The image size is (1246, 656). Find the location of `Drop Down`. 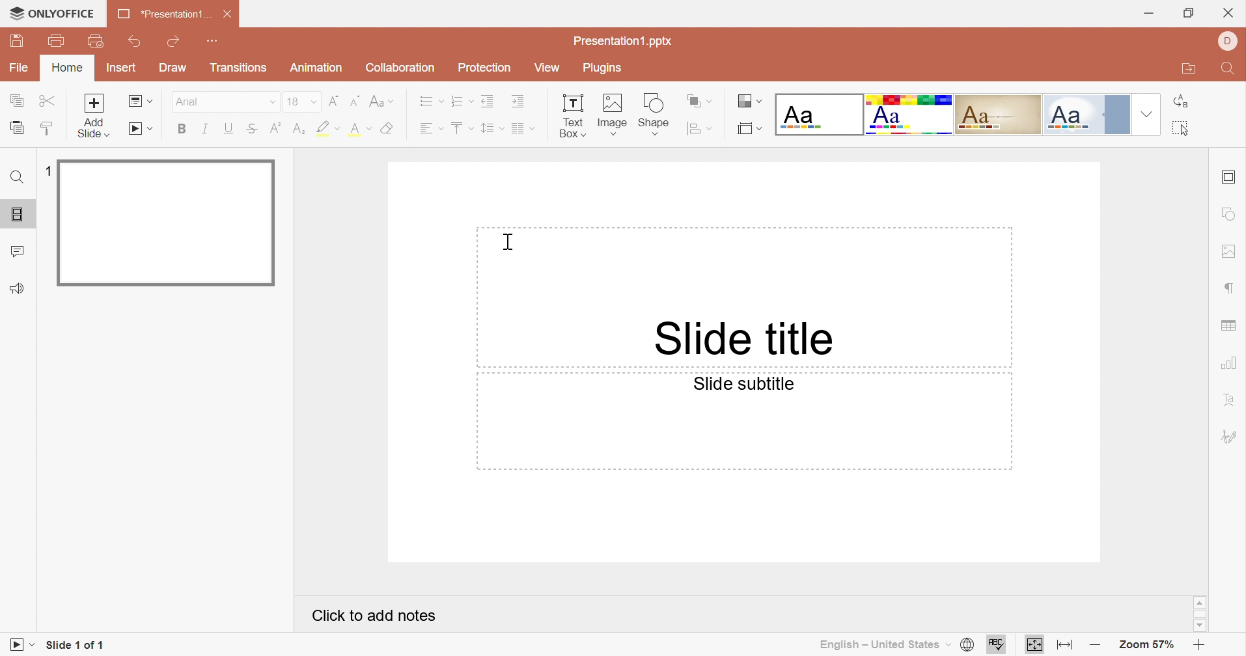

Drop Down is located at coordinates (312, 102).